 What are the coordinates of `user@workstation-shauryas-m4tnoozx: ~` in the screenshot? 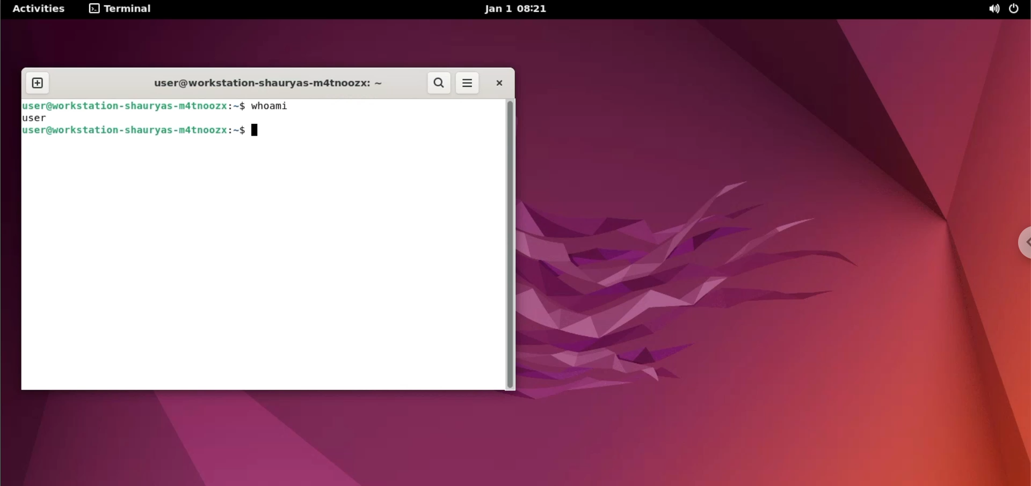 It's located at (270, 83).